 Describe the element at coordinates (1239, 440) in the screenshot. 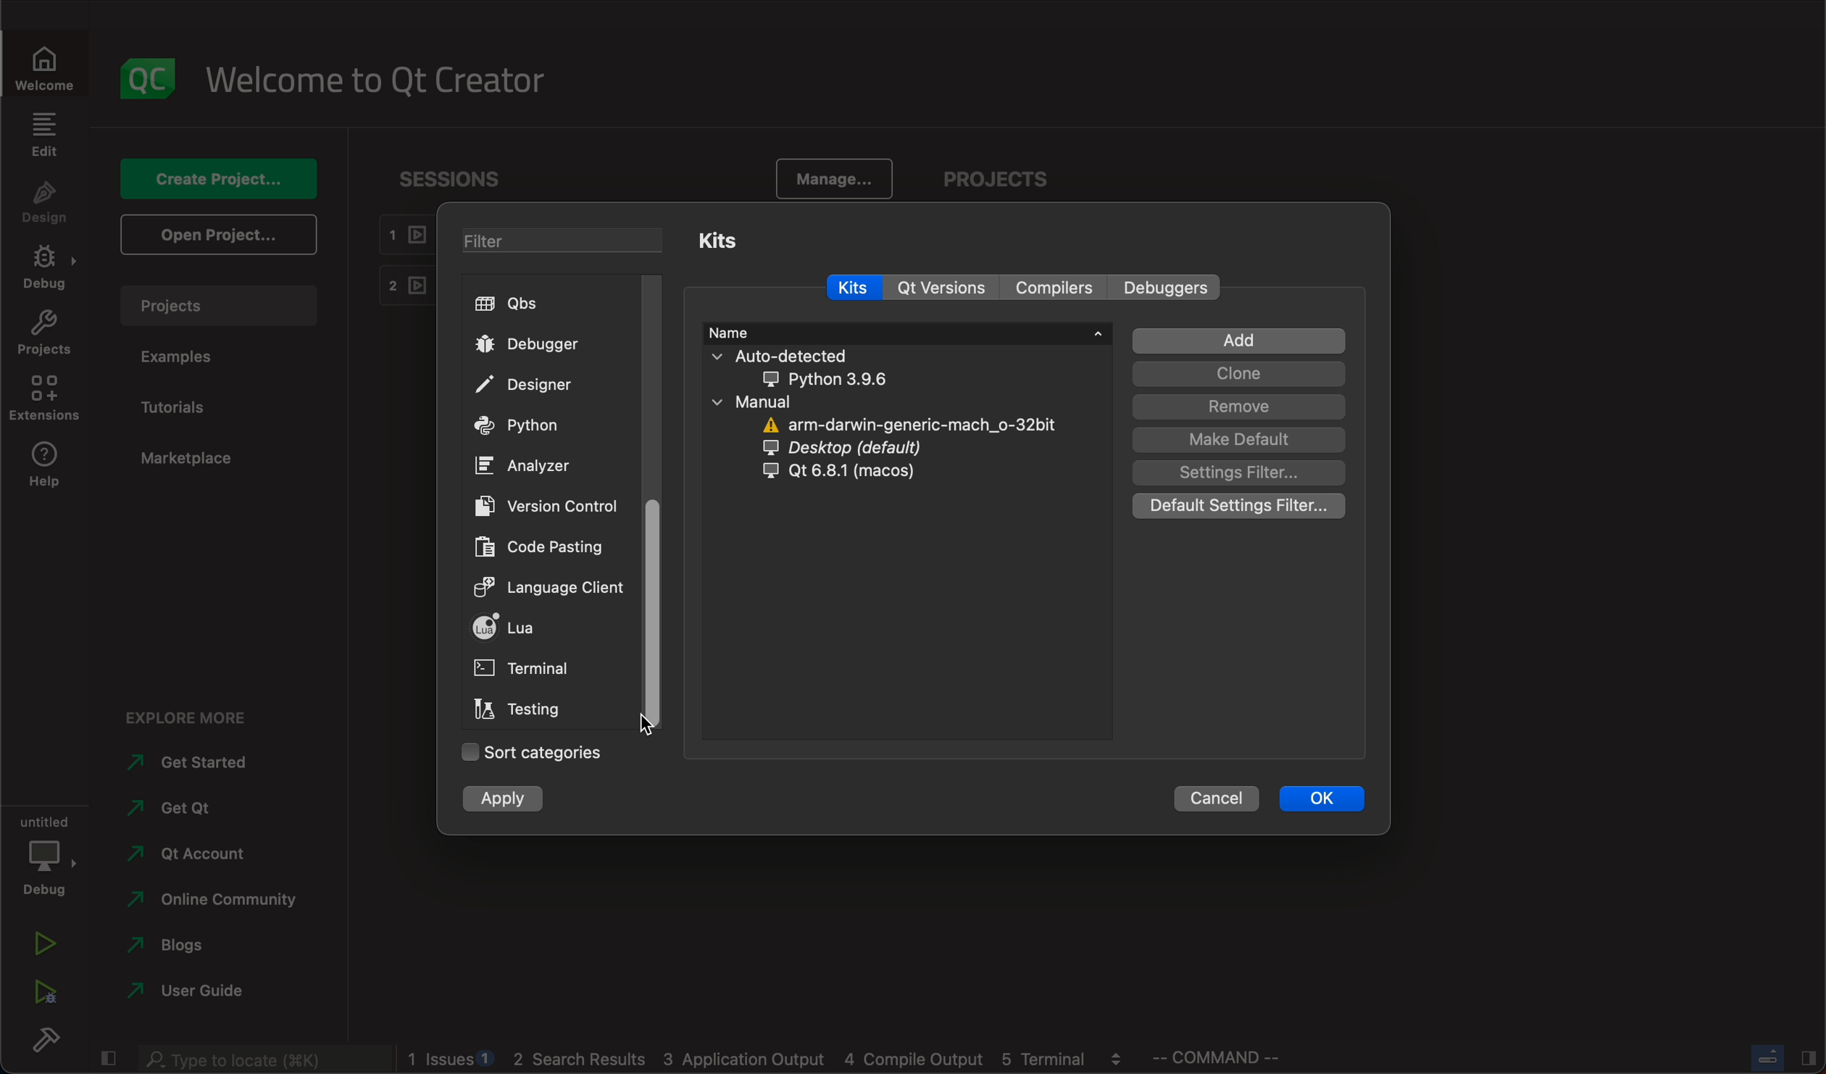

I see `default` at that location.